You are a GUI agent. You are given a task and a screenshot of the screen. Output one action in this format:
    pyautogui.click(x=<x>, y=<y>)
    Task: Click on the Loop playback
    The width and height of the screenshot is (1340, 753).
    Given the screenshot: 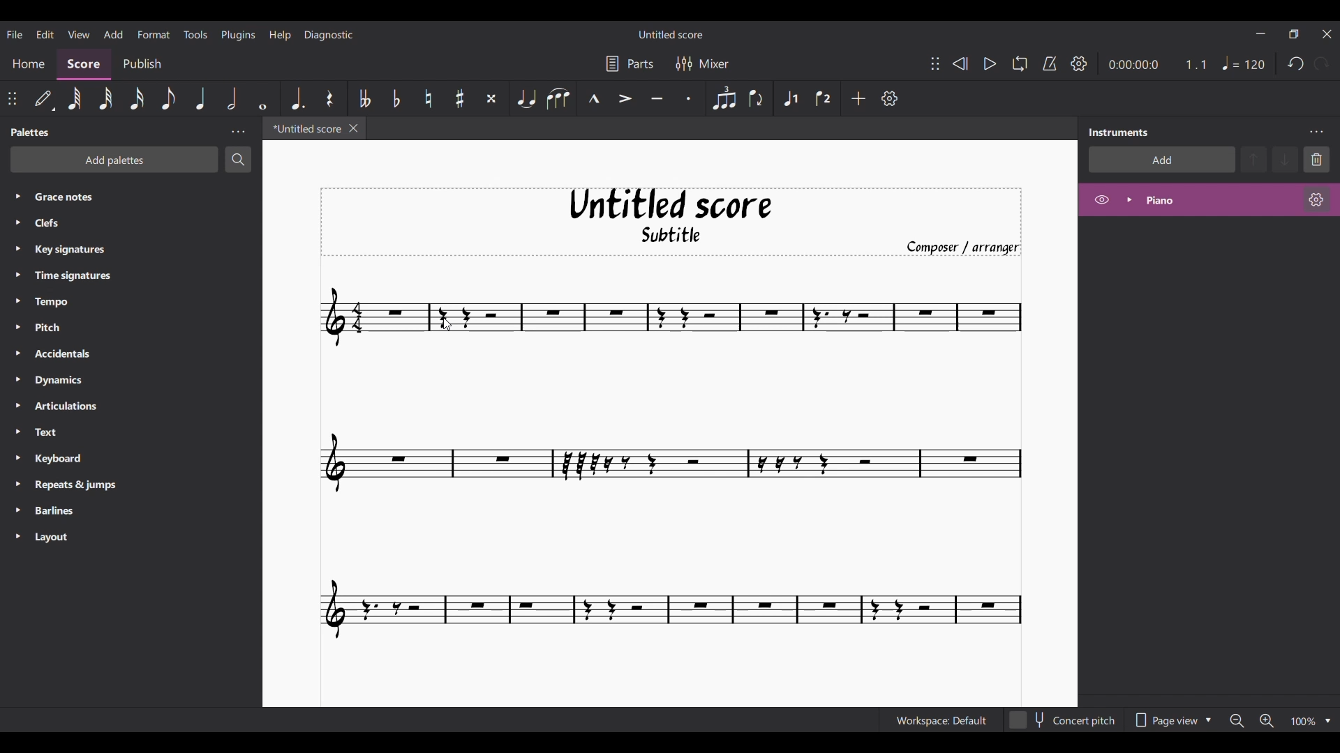 What is the action you would take?
    pyautogui.click(x=1019, y=63)
    